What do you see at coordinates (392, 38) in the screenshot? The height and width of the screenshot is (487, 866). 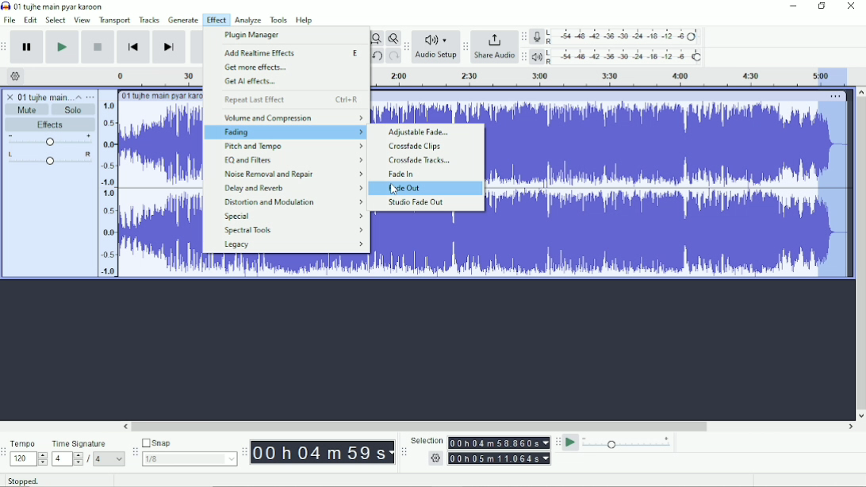 I see `Zoom toggle` at bounding box center [392, 38].